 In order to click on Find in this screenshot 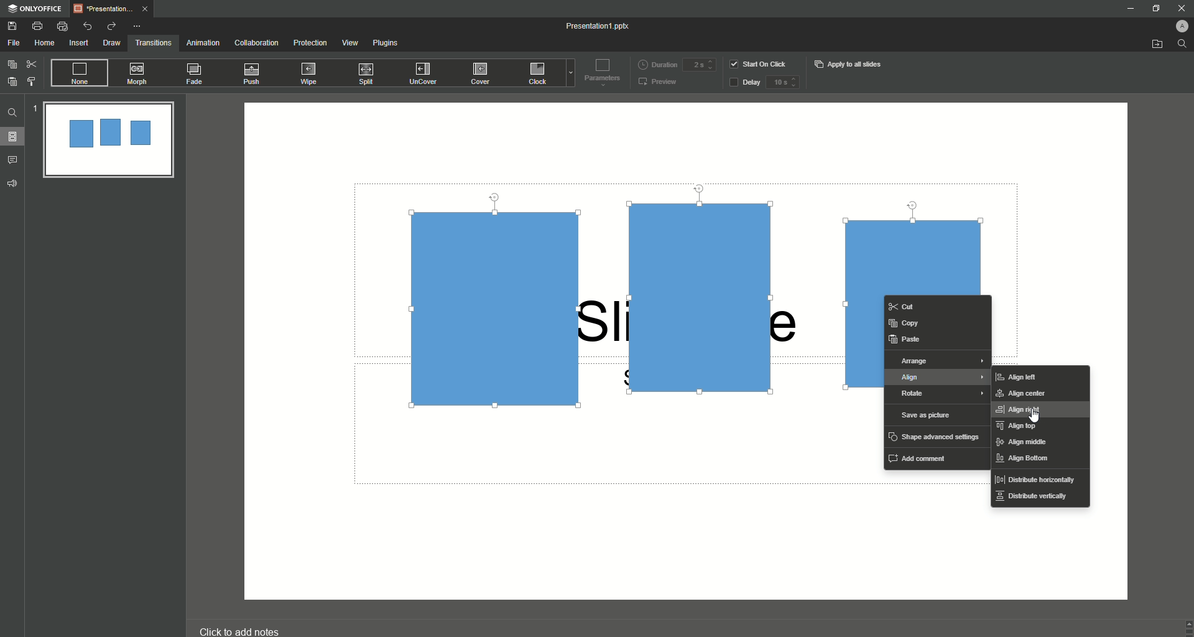, I will do `click(12, 113)`.